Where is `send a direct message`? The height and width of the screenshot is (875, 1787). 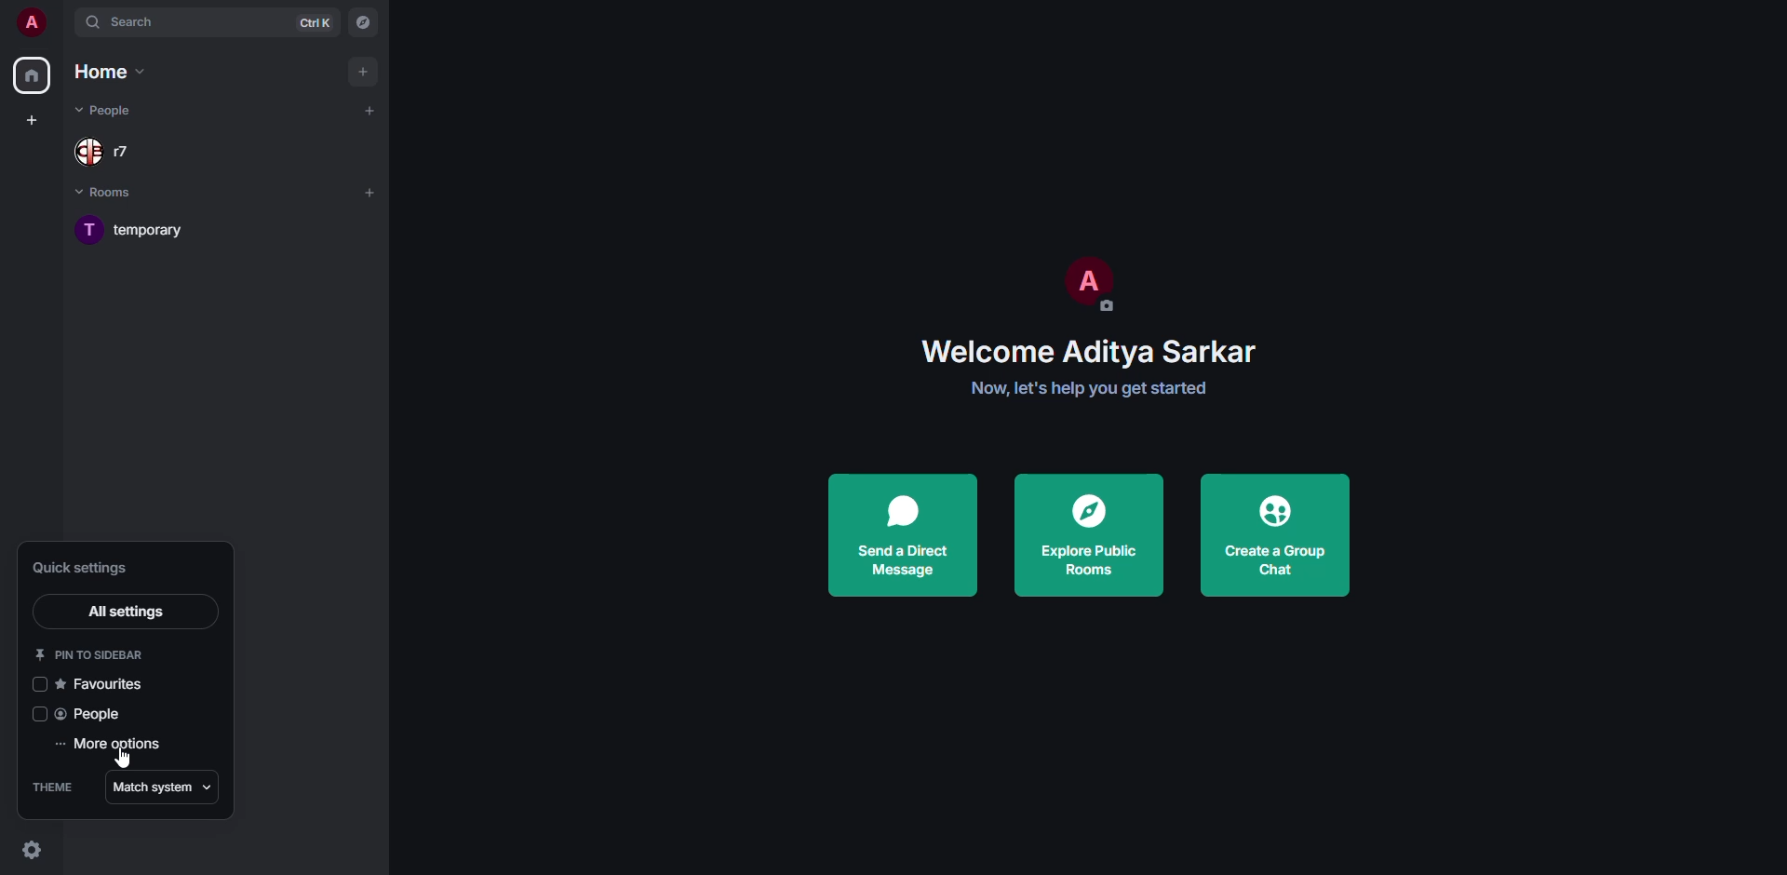 send a direct message is located at coordinates (905, 533).